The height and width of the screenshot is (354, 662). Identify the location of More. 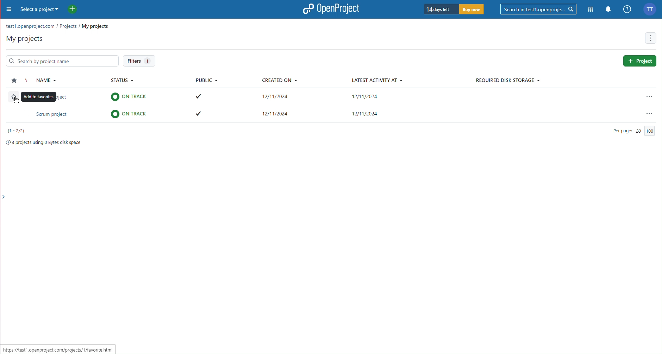
(7, 11).